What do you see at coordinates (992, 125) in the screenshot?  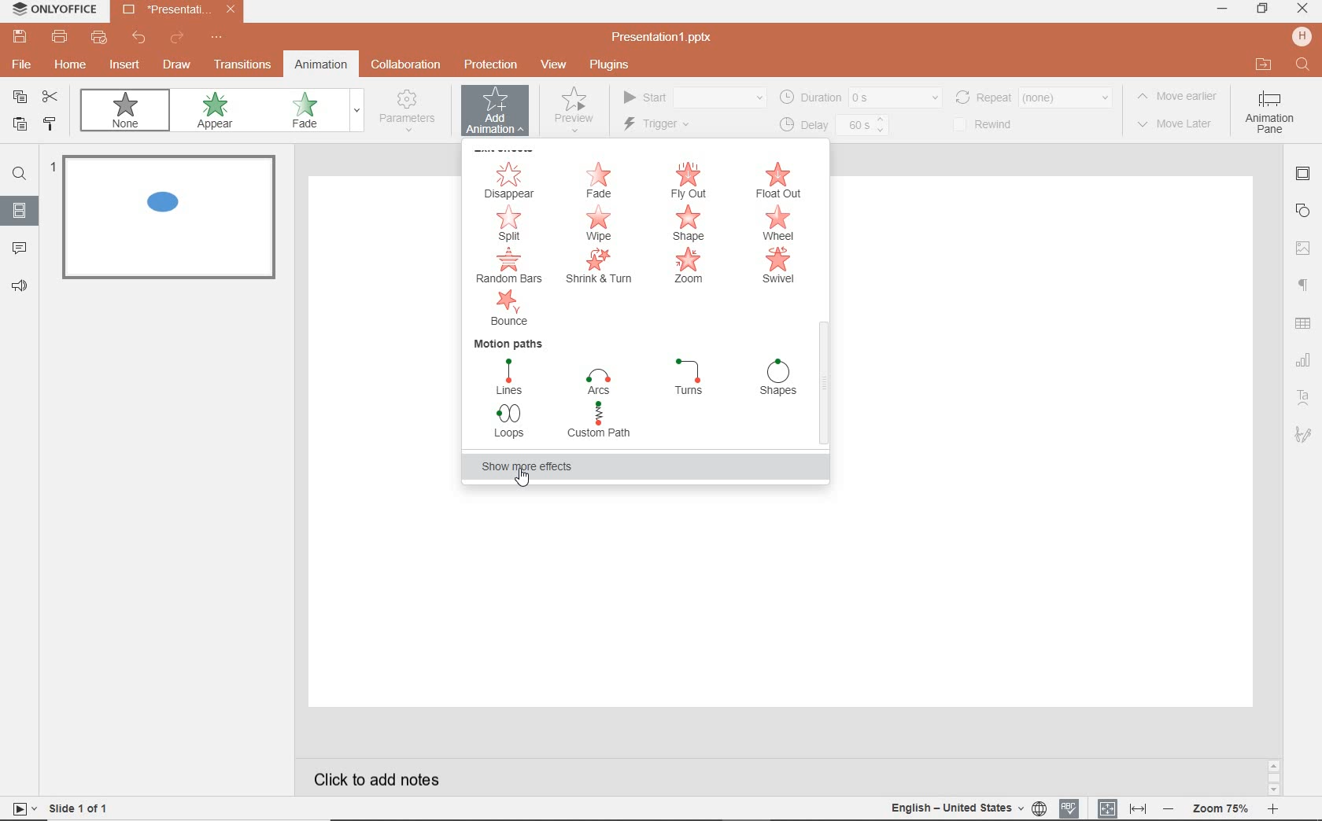 I see `rewind` at bounding box center [992, 125].